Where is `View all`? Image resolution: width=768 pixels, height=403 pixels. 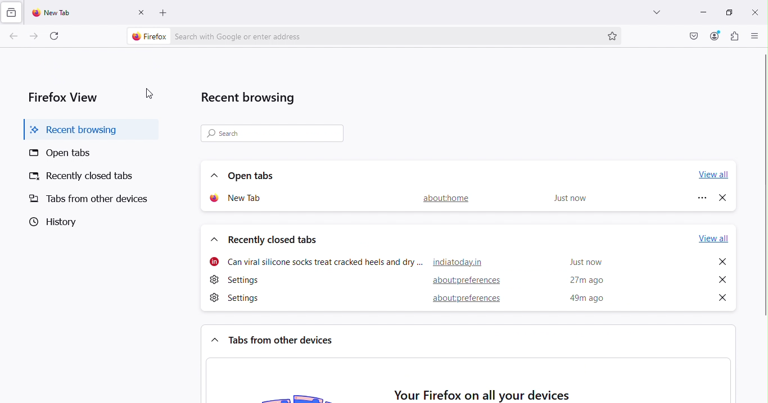
View all is located at coordinates (713, 172).